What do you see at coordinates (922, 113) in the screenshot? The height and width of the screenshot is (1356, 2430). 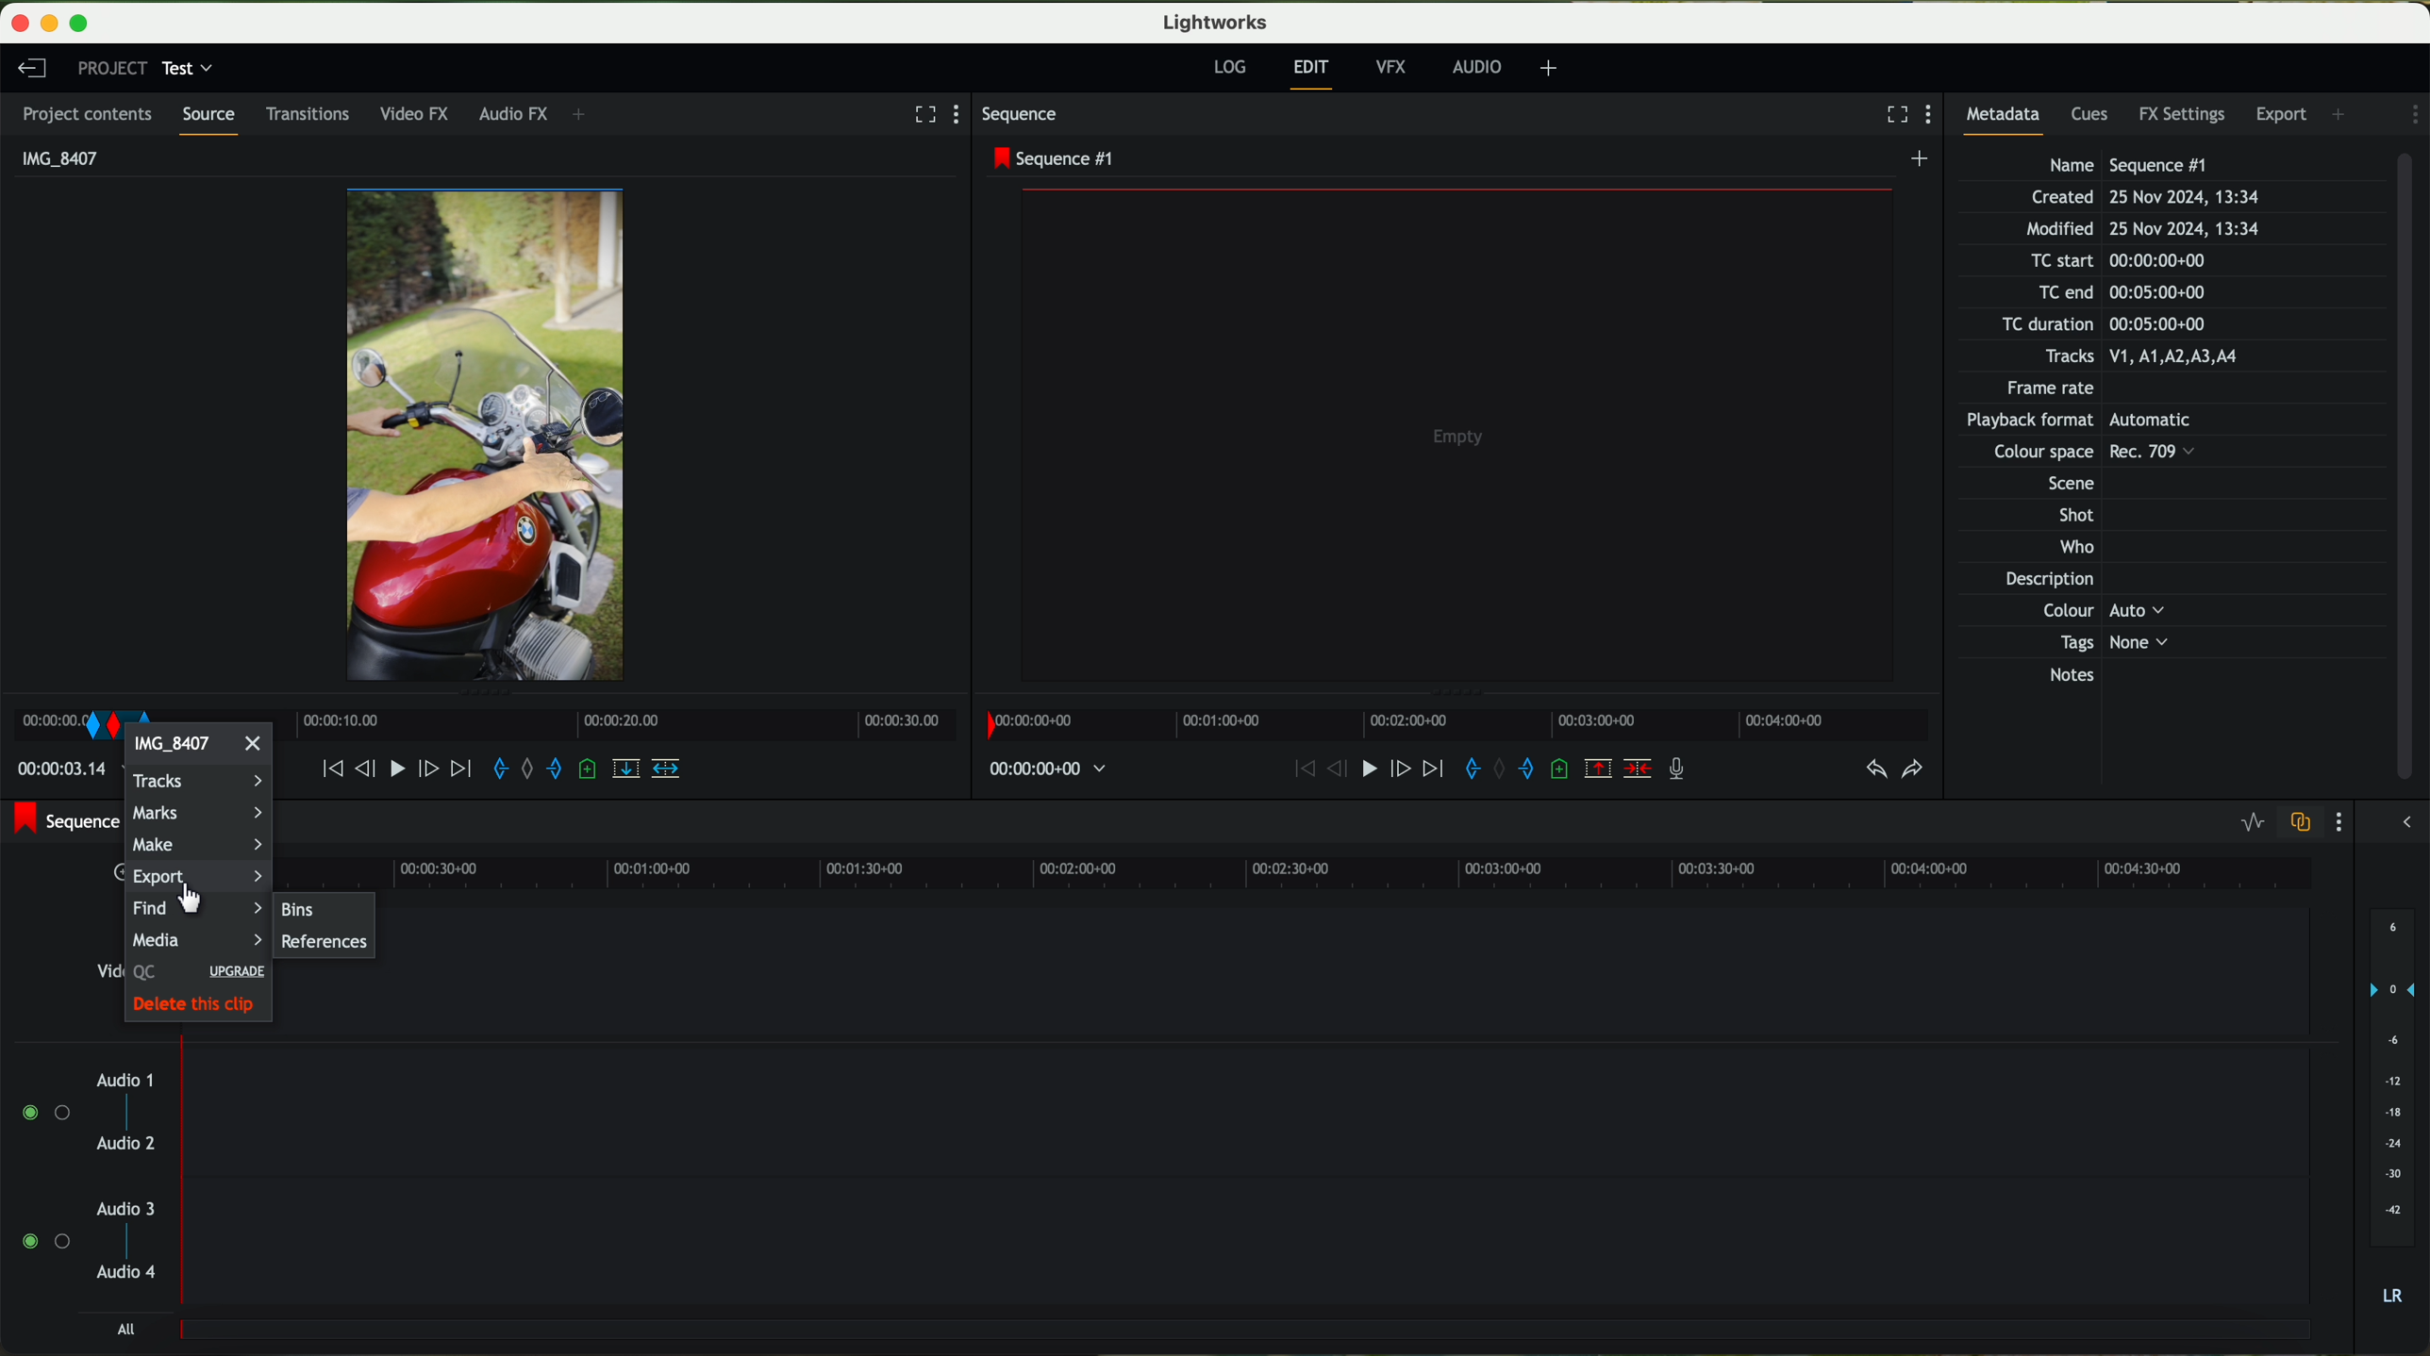 I see `fullscreen` at bounding box center [922, 113].